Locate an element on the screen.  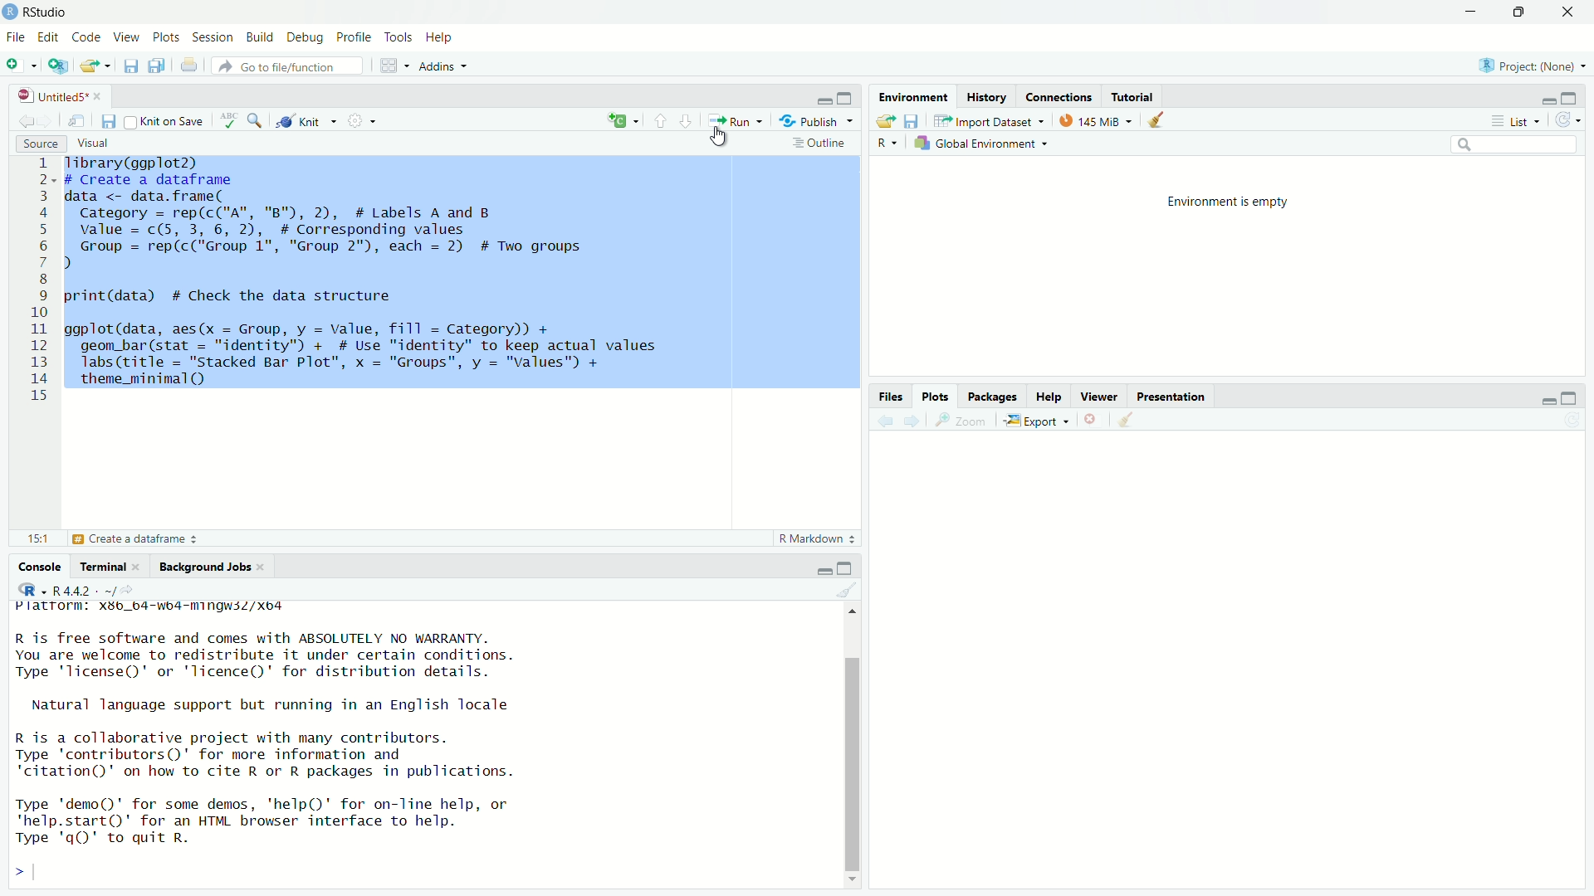
Go to file/function is located at coordinates (290, 66).